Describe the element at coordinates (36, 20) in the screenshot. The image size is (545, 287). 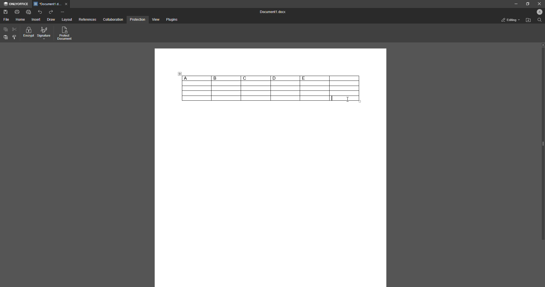
I see `Insert` at that location.